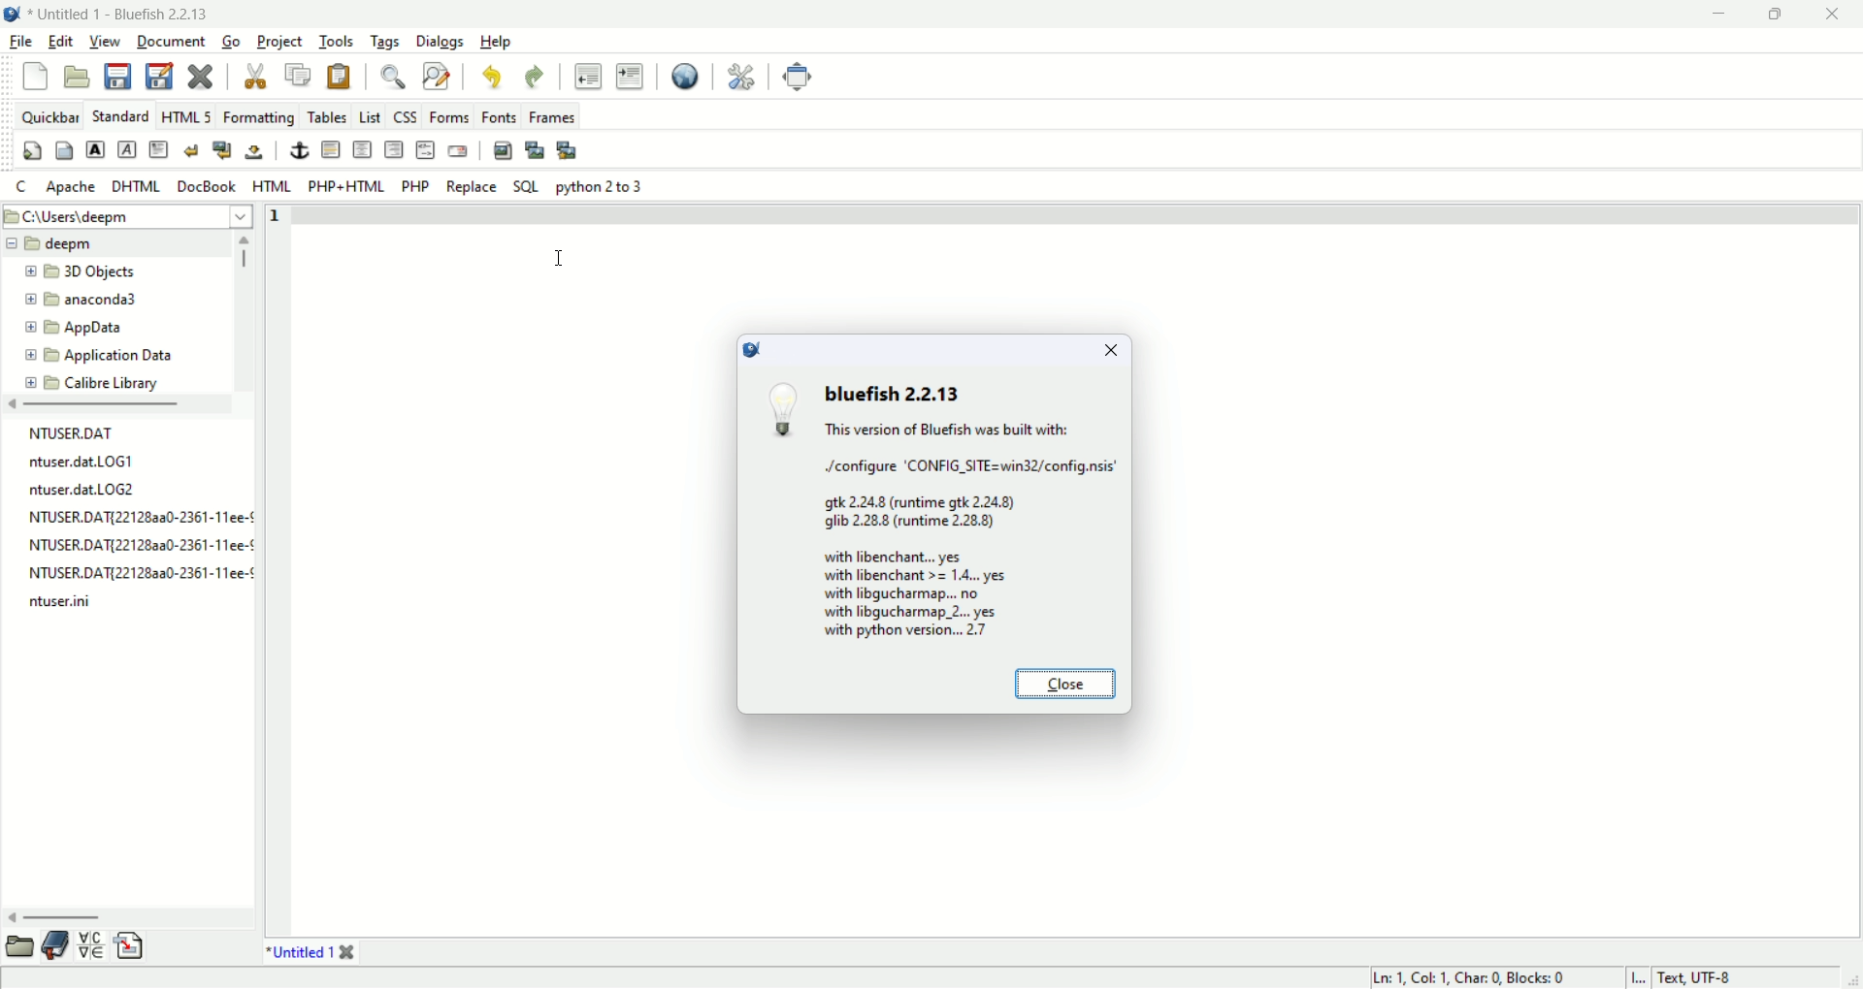 The width and height of the screenshot is (1863, 989). I want to click on quickbar, so click(49, 113).